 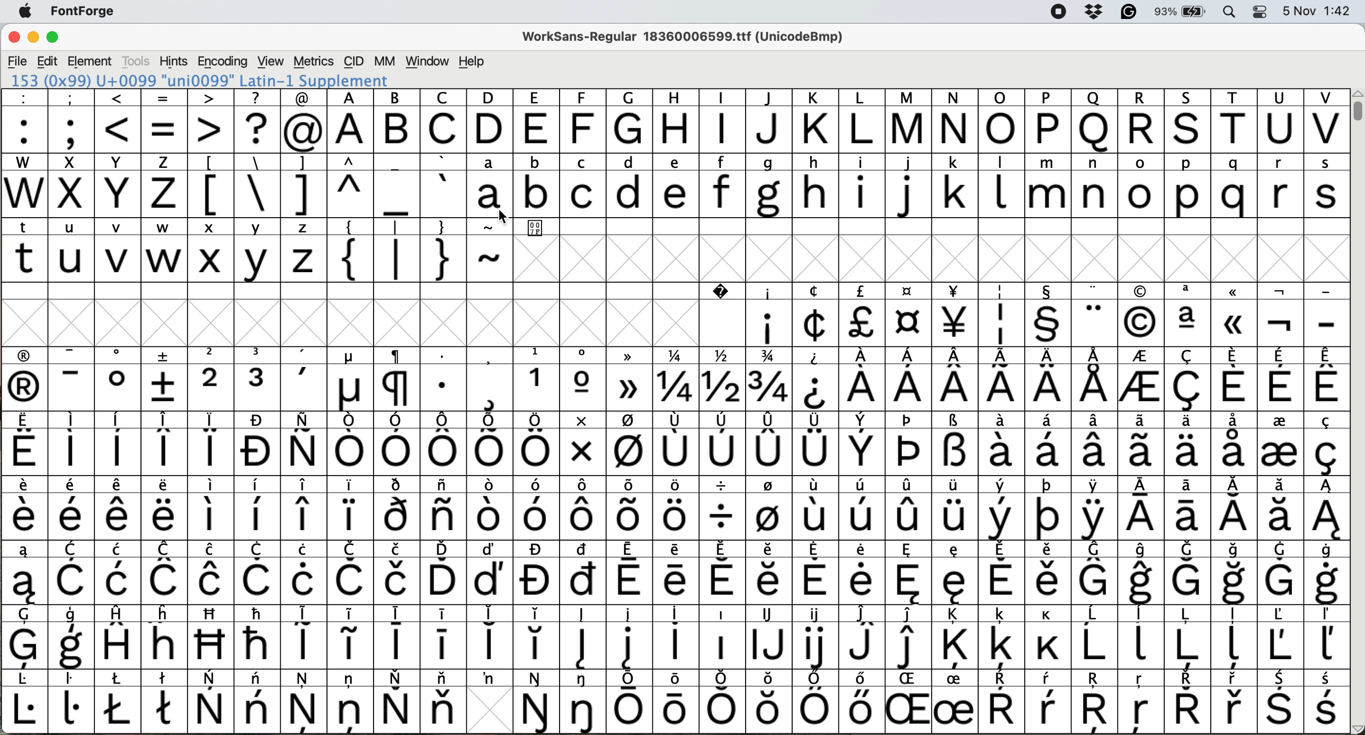 I want to click on symbol, so click(x=816, y=636).